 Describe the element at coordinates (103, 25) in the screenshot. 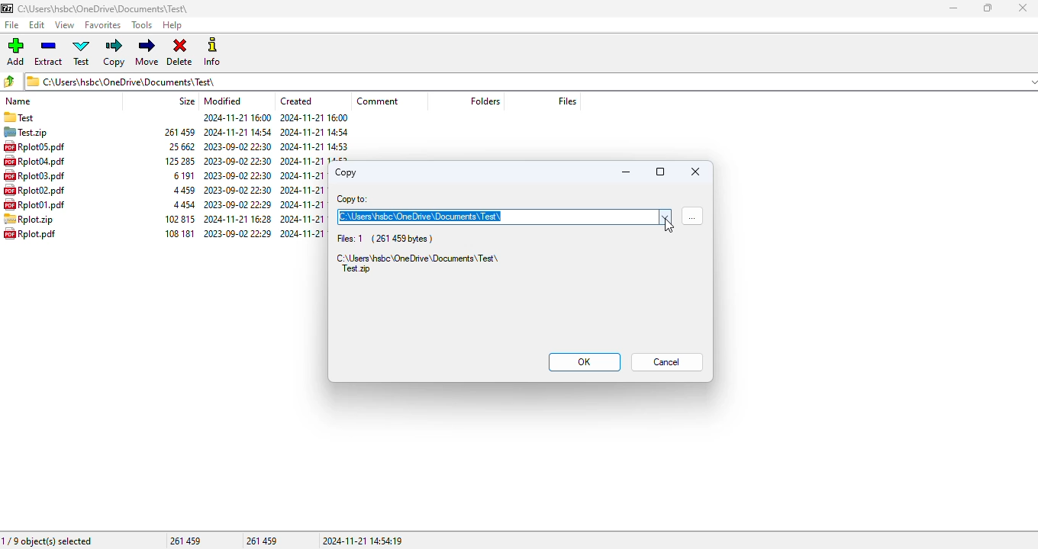

I see `favorites` at that location.